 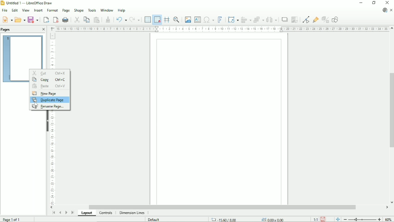 What do you see at coordinates (197, 19) in the screenshot?
I see `Insert text box` at bounding box center [197, 19].